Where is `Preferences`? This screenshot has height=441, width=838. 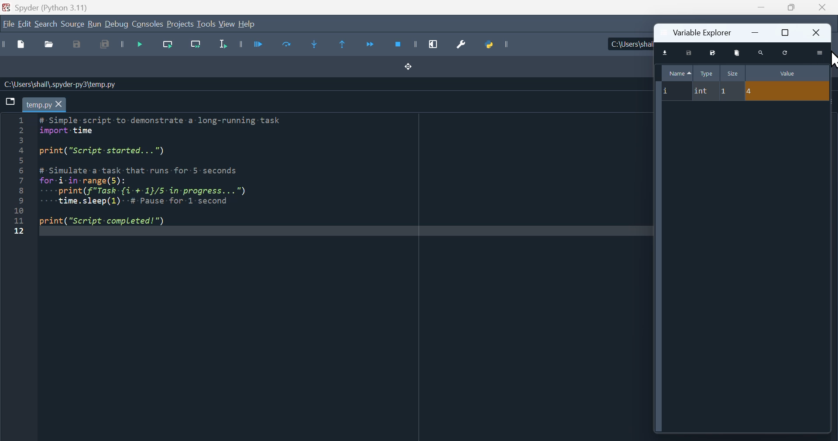 Preferences is located at coordinates (458, 45).